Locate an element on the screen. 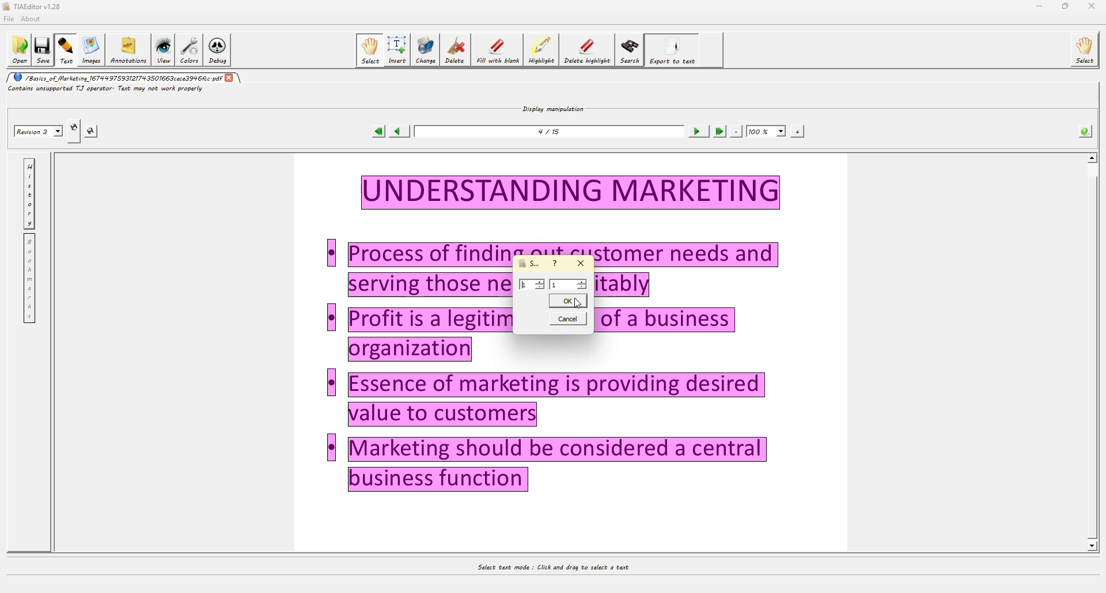 Image resolution: width=1106 pixels, height=593 pixels.  is located at coordinates (573, 192).